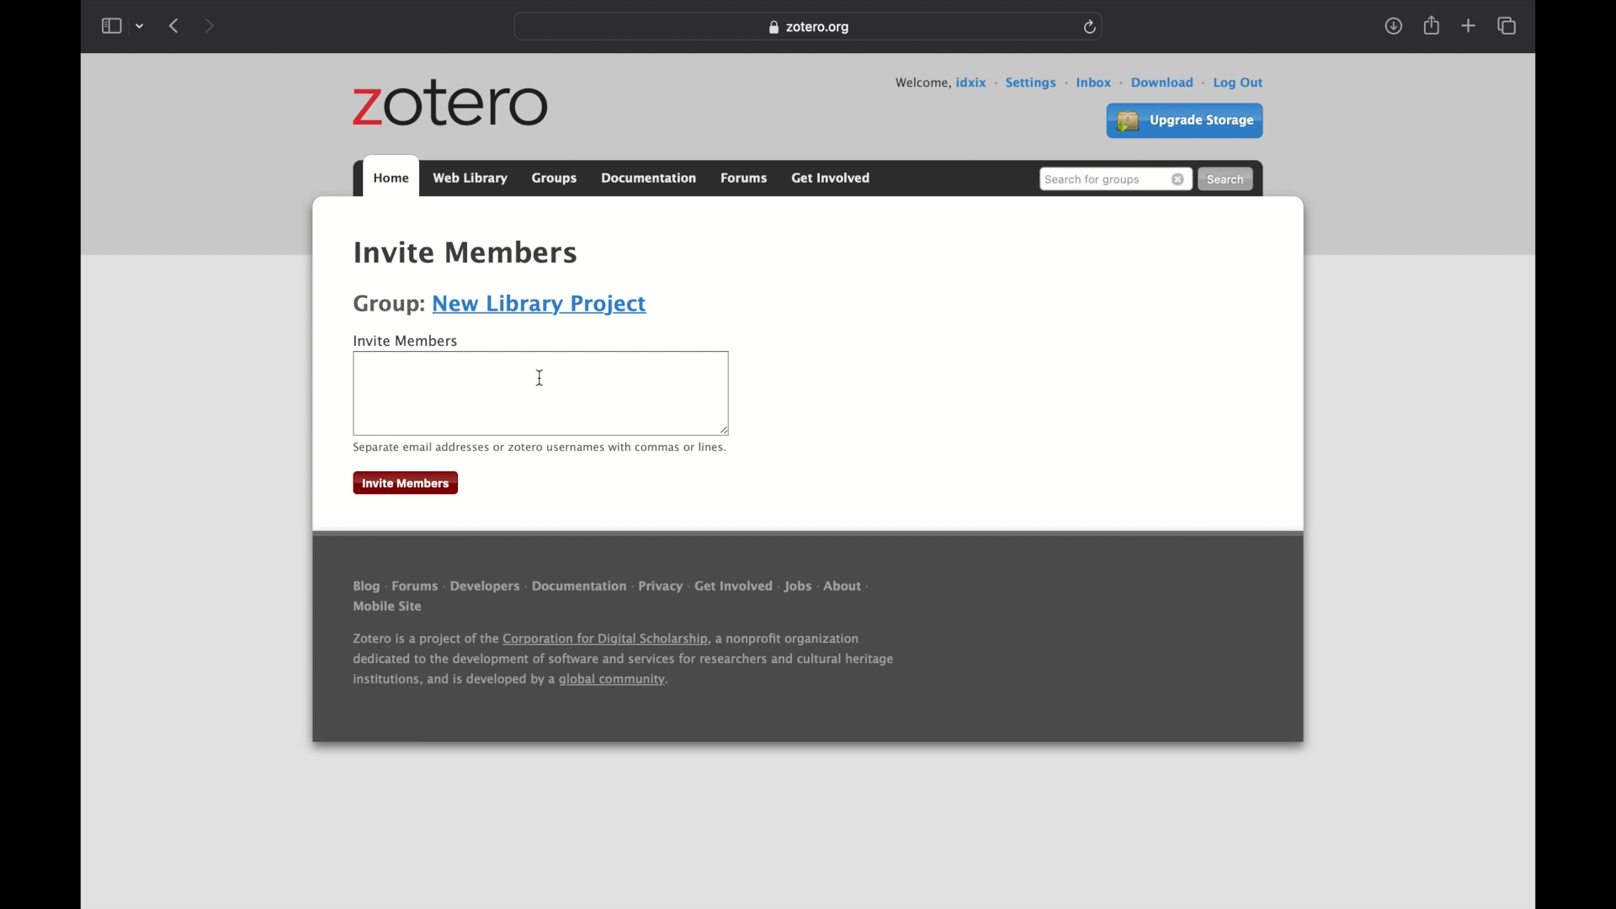 Image resolution: width=1616 pixels, height=909 pixels. What do you see at coordinates (465, 253) in the screenshot?
I see `Invite members` at bounding box center [465, 253].